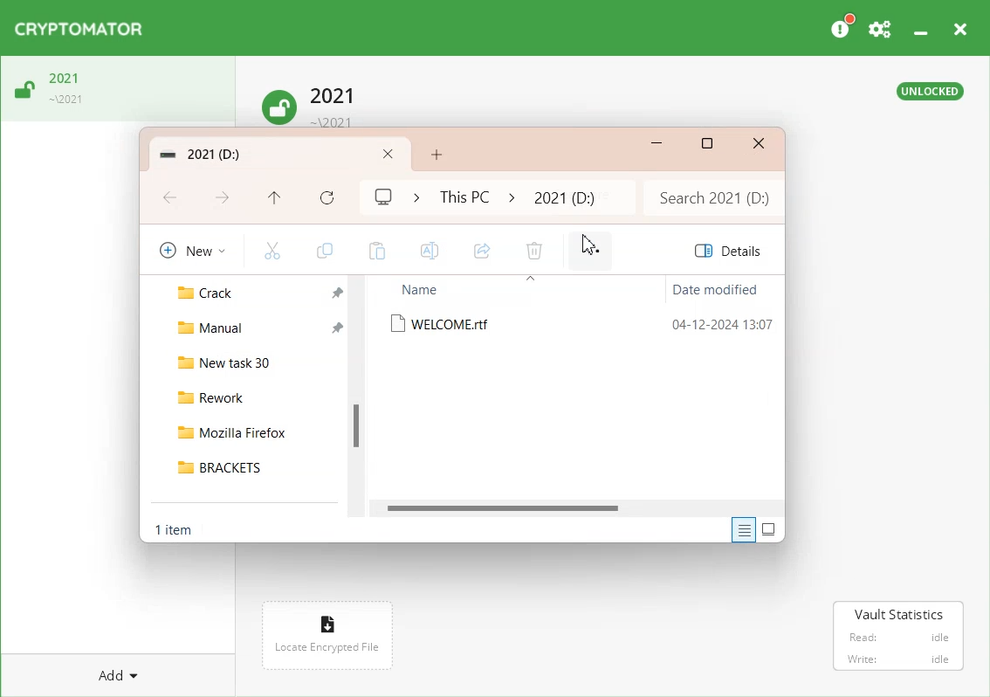  Describe the element at coordinates (436, 154) in the screenshot. I see `Add New Folder` at that location.